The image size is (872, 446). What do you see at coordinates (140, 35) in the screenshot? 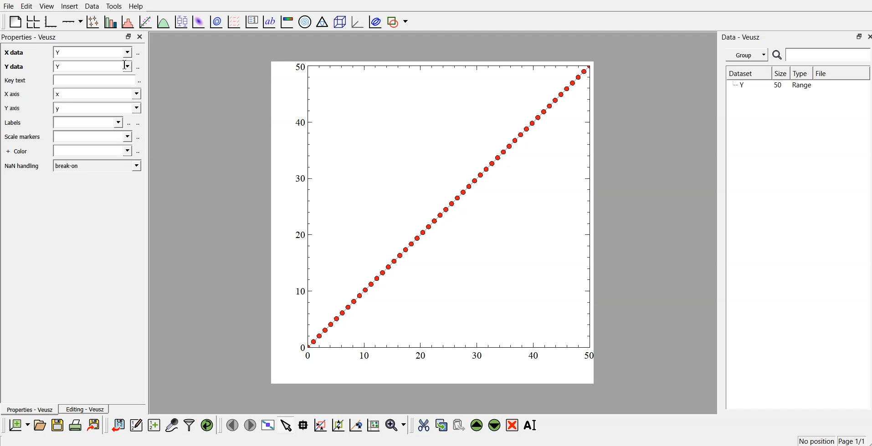
I see `close` at bounding box center [140, 35].